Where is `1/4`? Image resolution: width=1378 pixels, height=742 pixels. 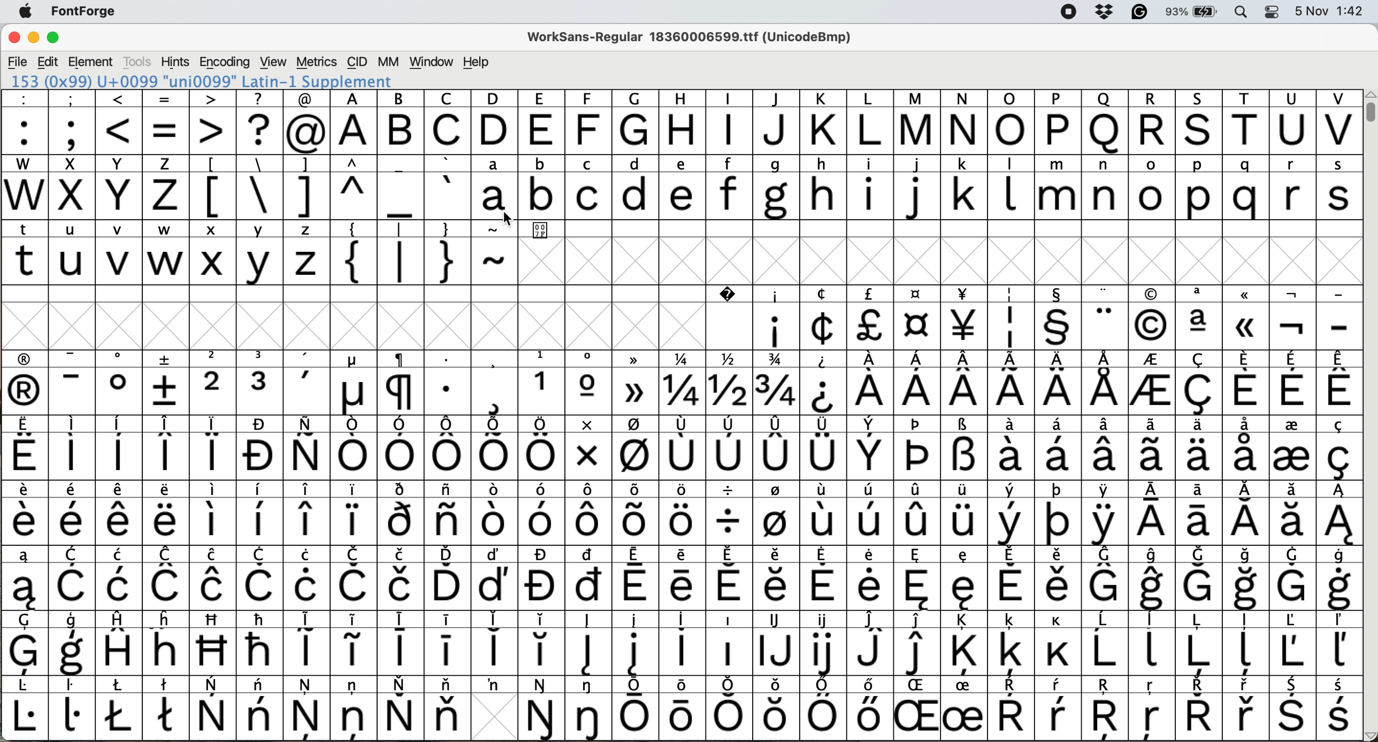 1/4 is located at coordinates (683, 383).